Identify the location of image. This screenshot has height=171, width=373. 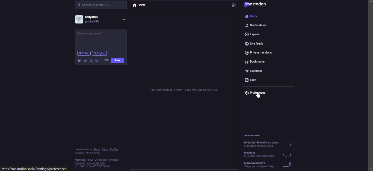
(79, 60).